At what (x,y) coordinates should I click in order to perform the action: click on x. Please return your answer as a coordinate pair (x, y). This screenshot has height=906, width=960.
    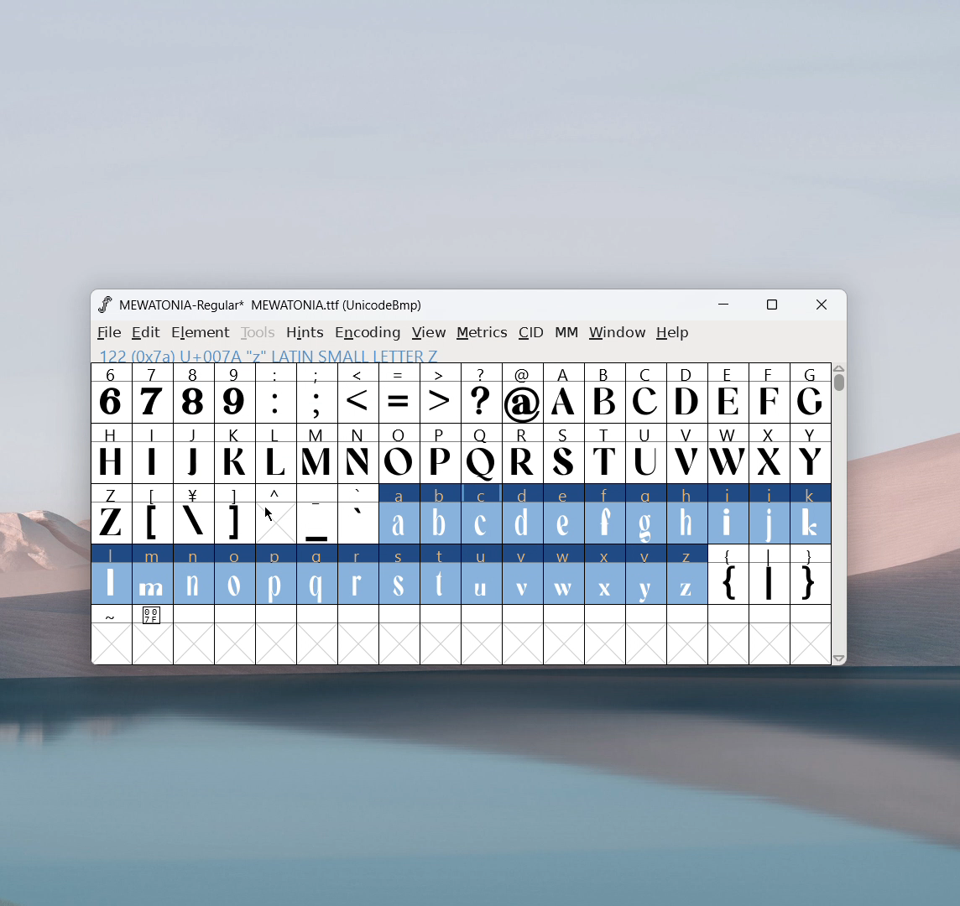
    Looking at the image, I should click on (606, 574).